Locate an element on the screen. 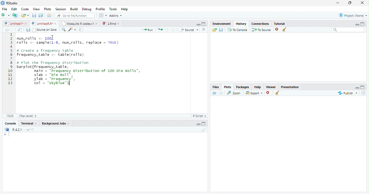 The height and width of the screenshot is (194, 369). Console is located at coordinates (10, 123).